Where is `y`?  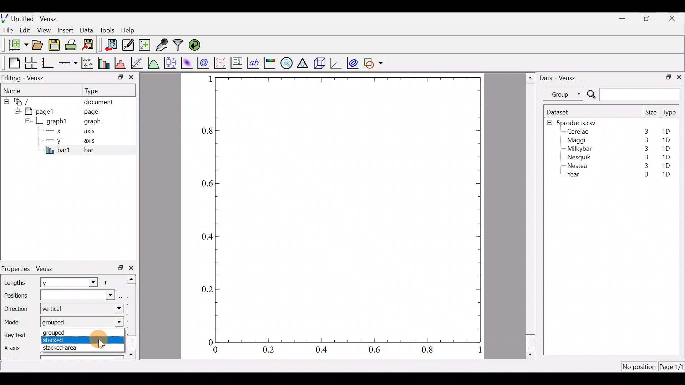
y is located at coordinates (54, 140).